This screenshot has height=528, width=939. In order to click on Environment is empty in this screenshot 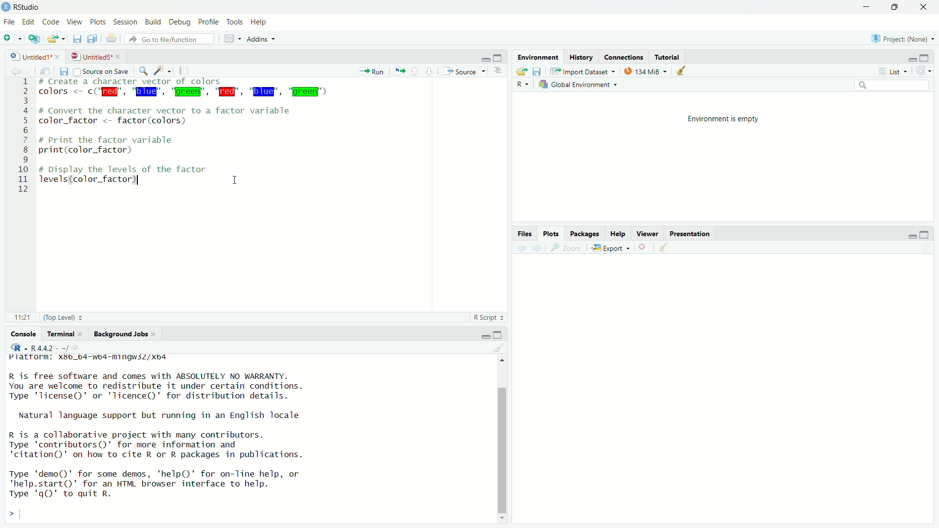, I will do `click(724, 118)`.